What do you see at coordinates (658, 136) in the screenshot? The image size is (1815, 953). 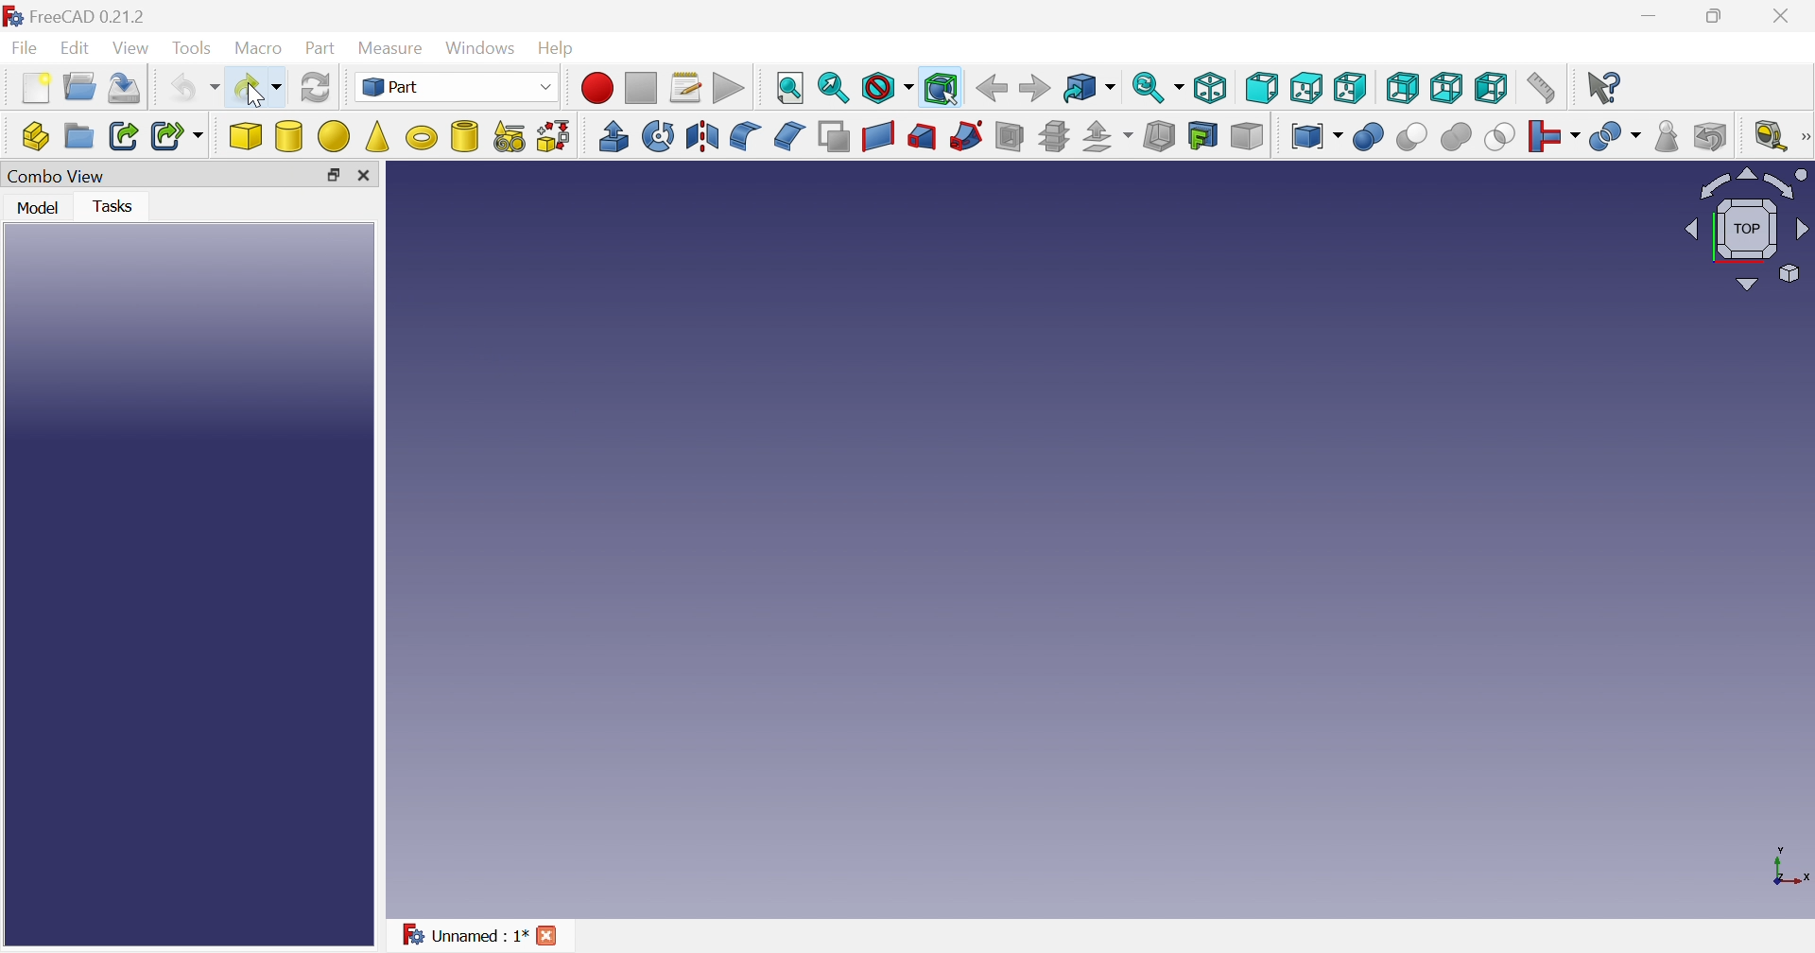 I see `Revolve...` at bounding box center [658, 136].